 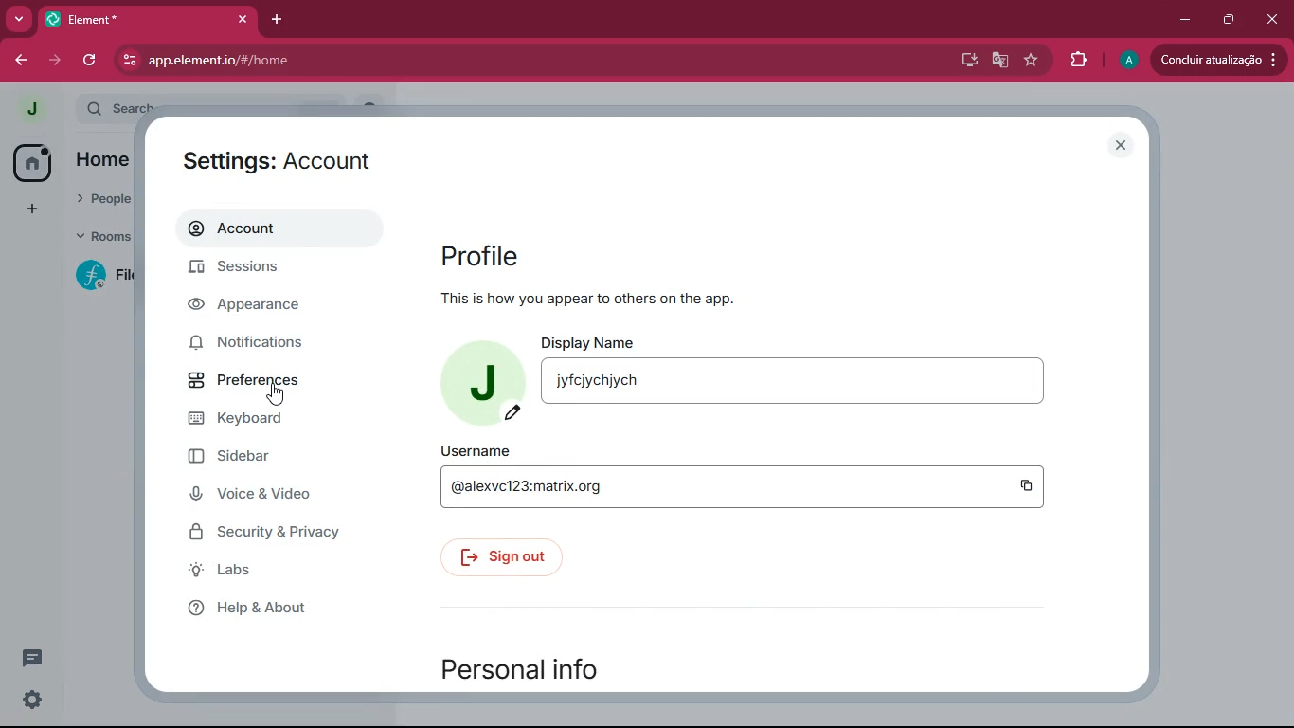 What do you see at coordinates (265, 305) in the screenshot?
I see `appearance` at bounding box center [265, 305].